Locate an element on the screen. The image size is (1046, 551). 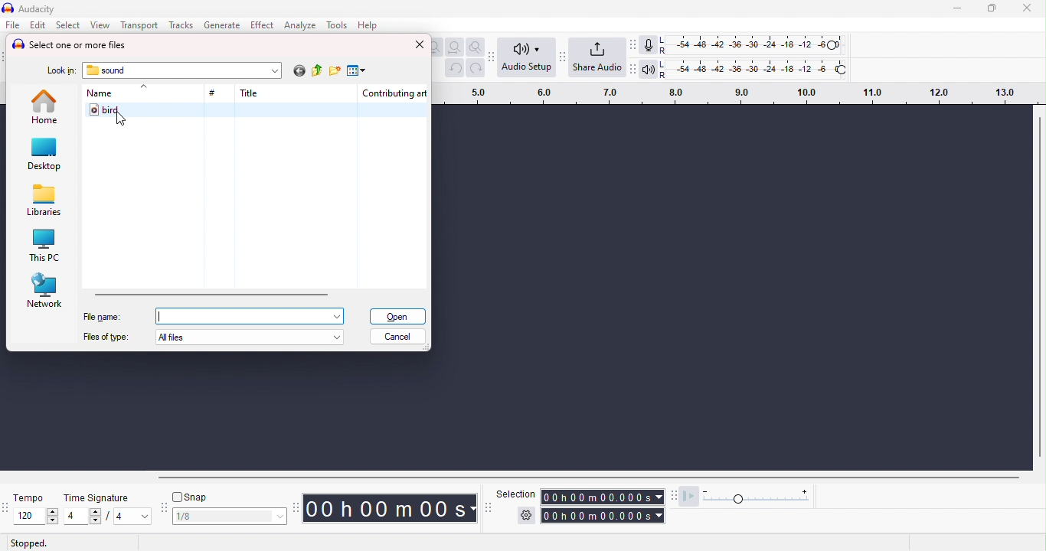
cursor moved is located at coordinates (120, 119).